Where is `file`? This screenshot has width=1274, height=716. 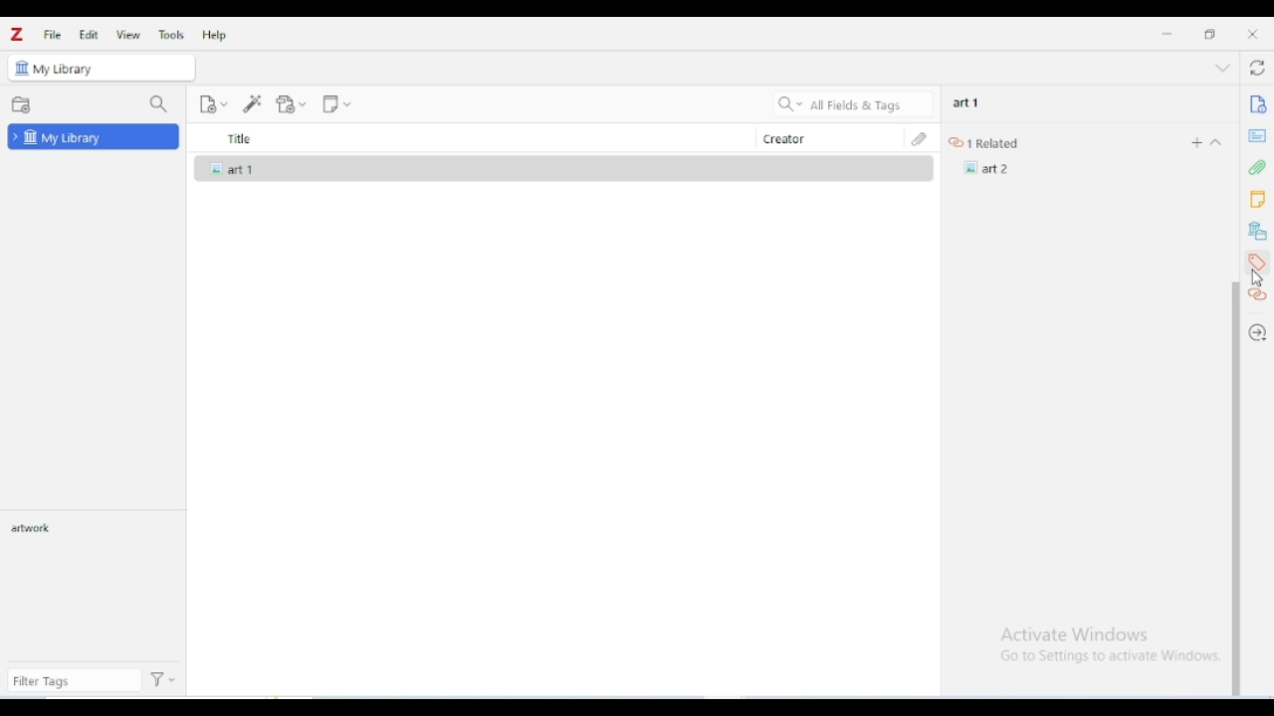 file is located at coordinates (53, 36).